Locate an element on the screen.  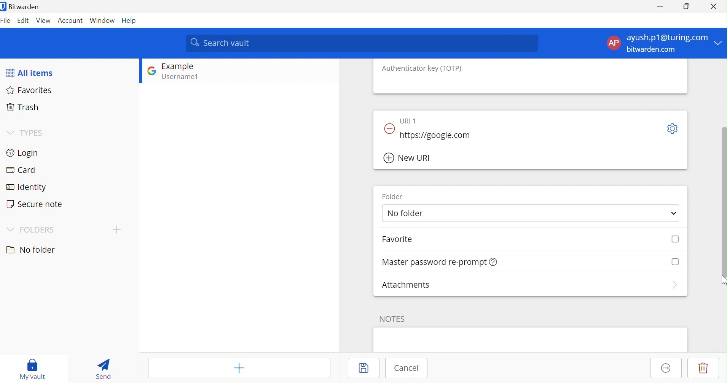
Add item is located at coordinates (238, 367).